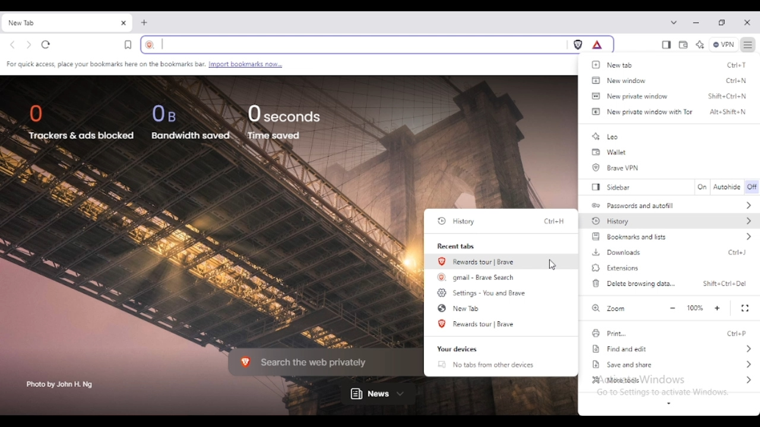  I want to click on gmail - brave search, so click(477, 276).